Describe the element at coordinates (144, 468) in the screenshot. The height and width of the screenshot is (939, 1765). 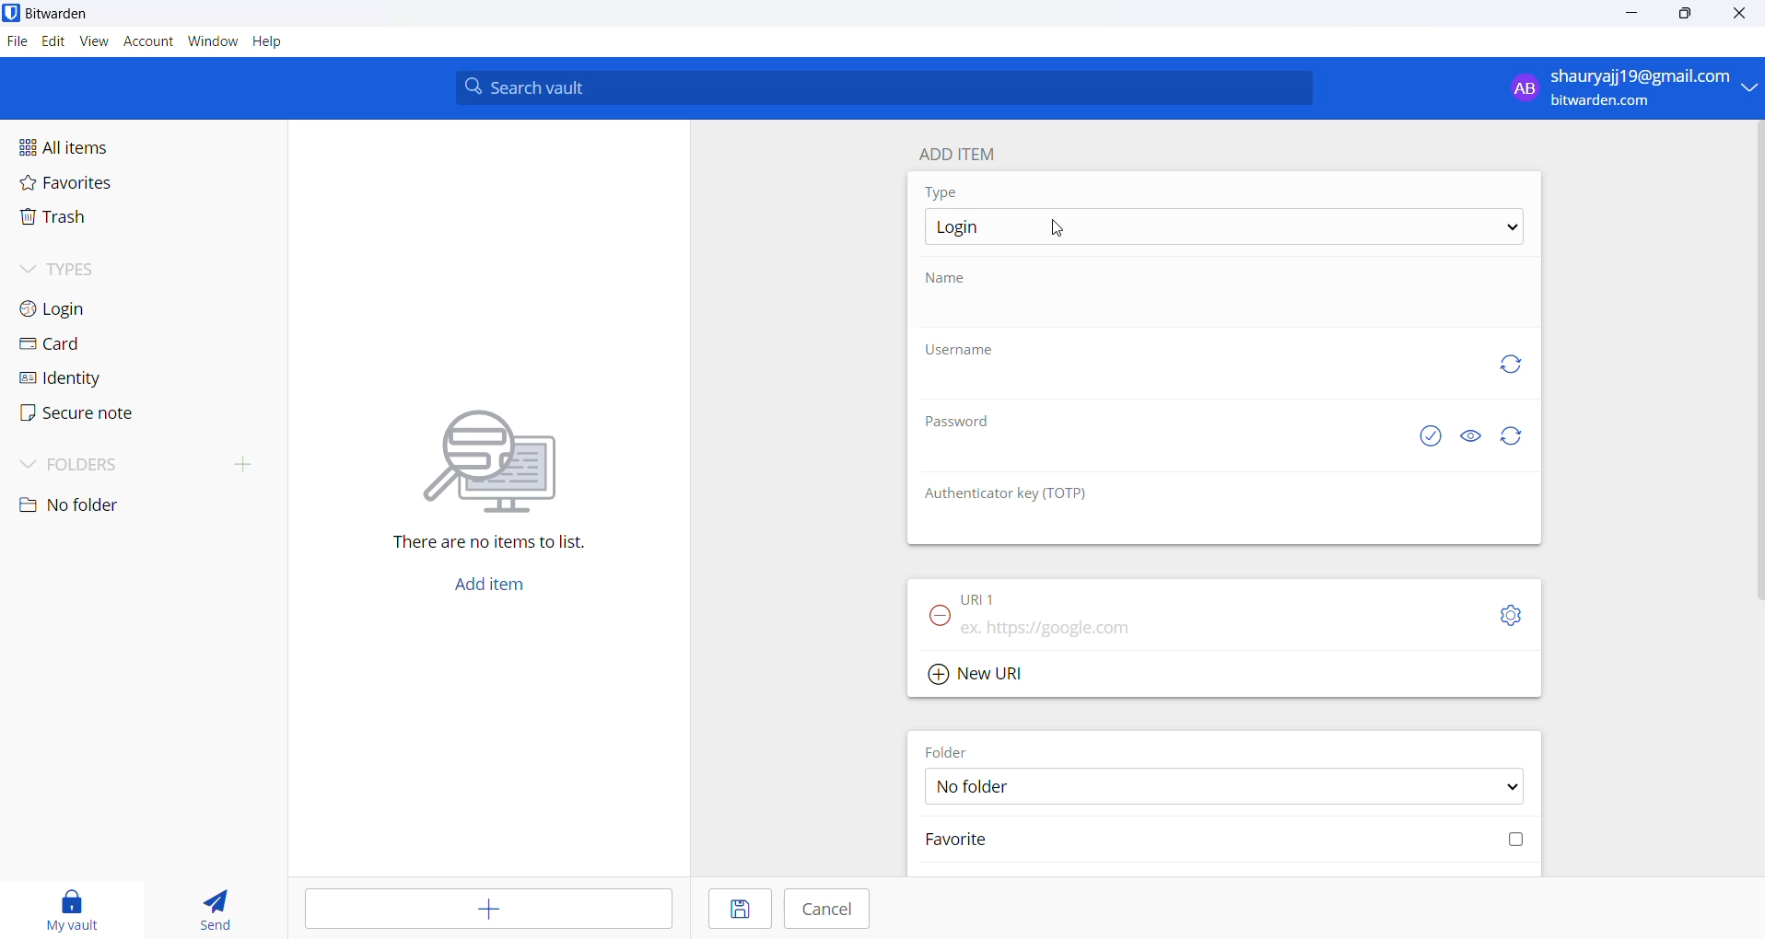
I see `folders` at that location.